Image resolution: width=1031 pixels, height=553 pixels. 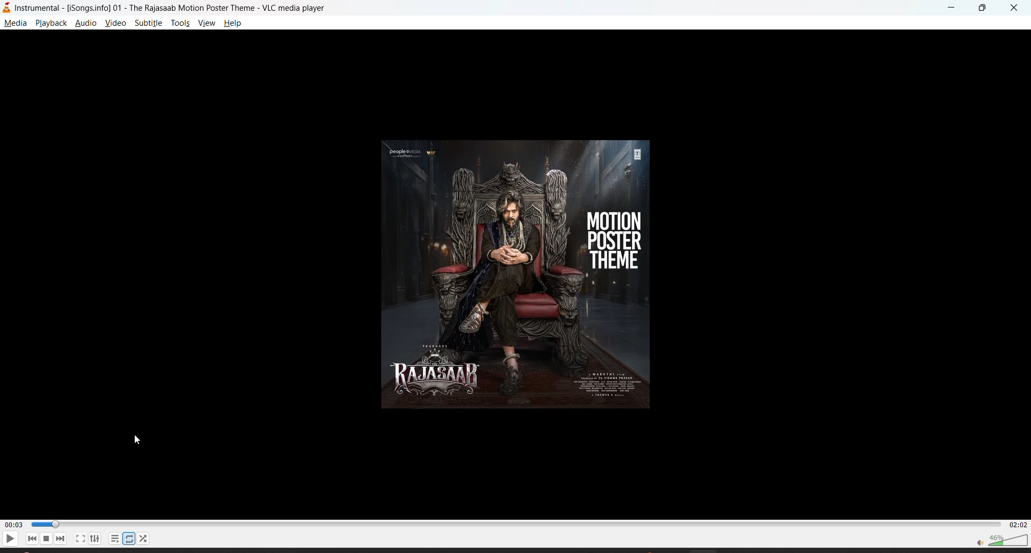 I want to click on minimize, so click(x=948, y=9).